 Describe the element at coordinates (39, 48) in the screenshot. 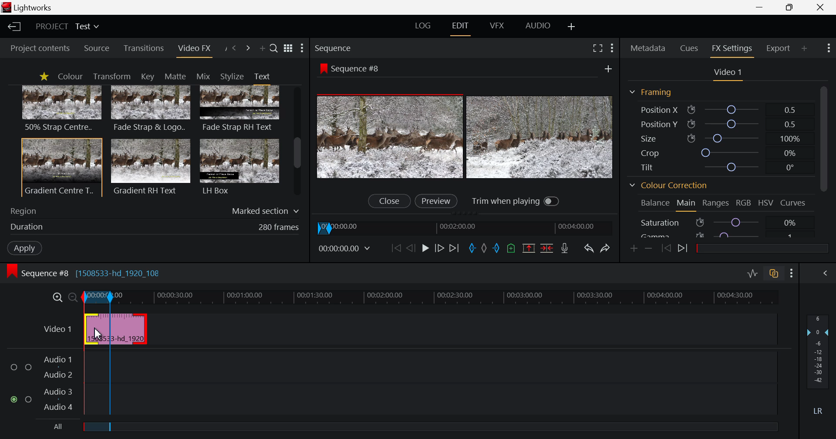

I see `Project contents` at that location.